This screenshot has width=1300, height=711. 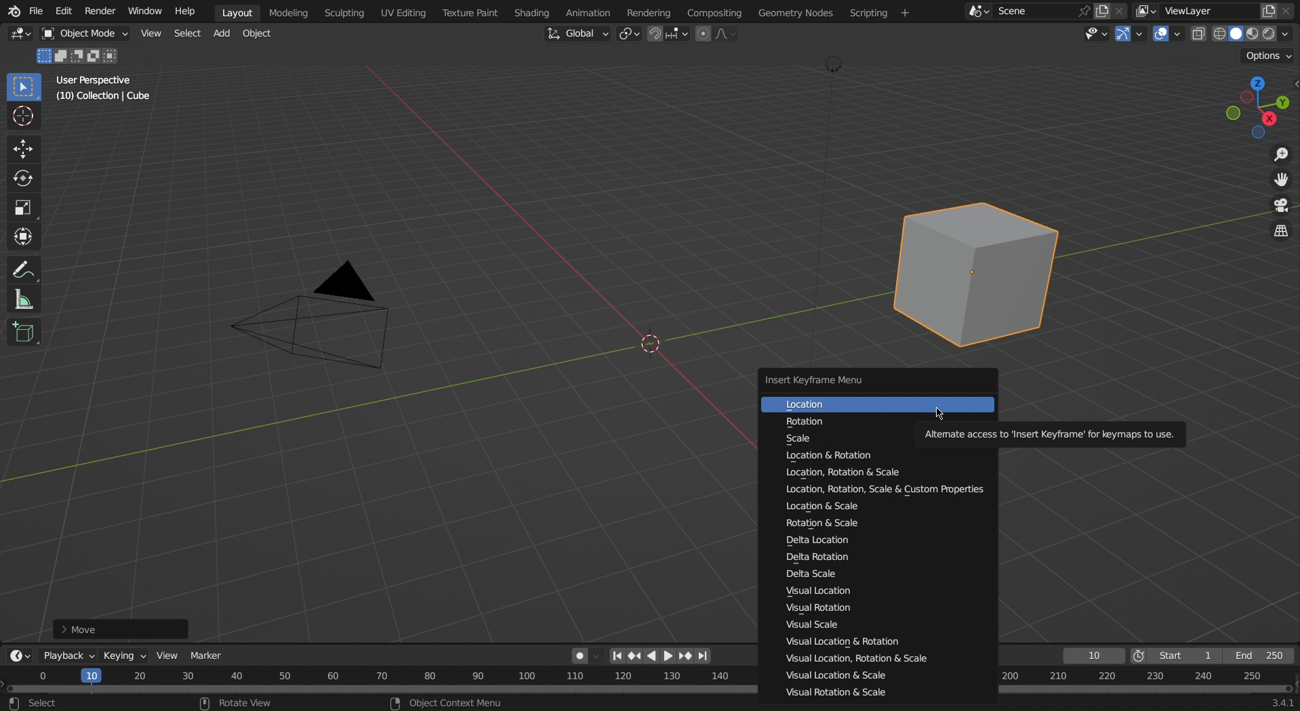 I want to click on left, so click(x=653, y=656).